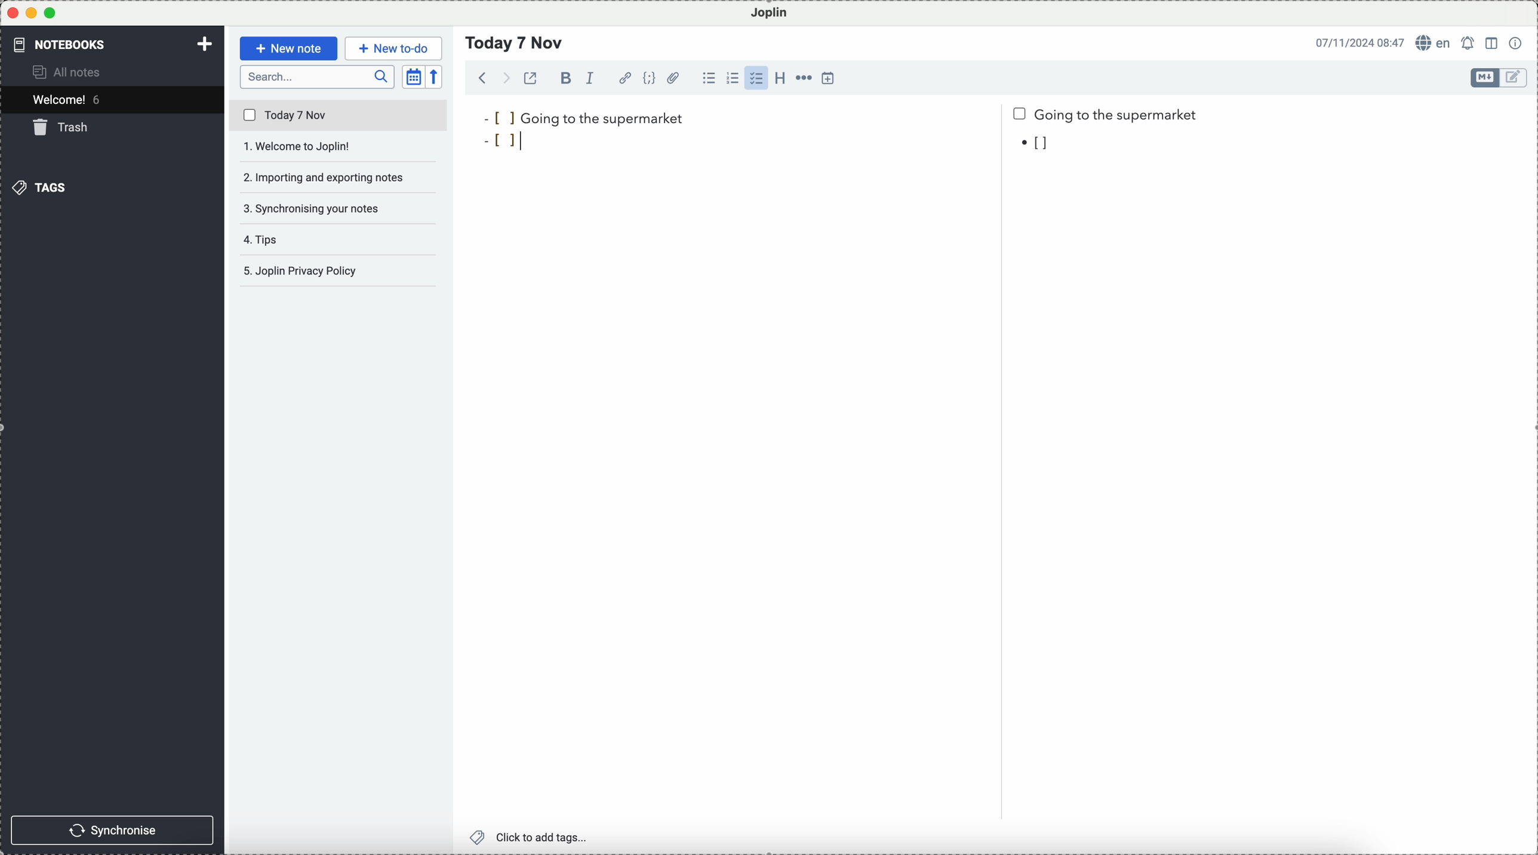  Describe the element at coordinates (583, 118) in the screenshot. I see `going to the supermarket` at that location.